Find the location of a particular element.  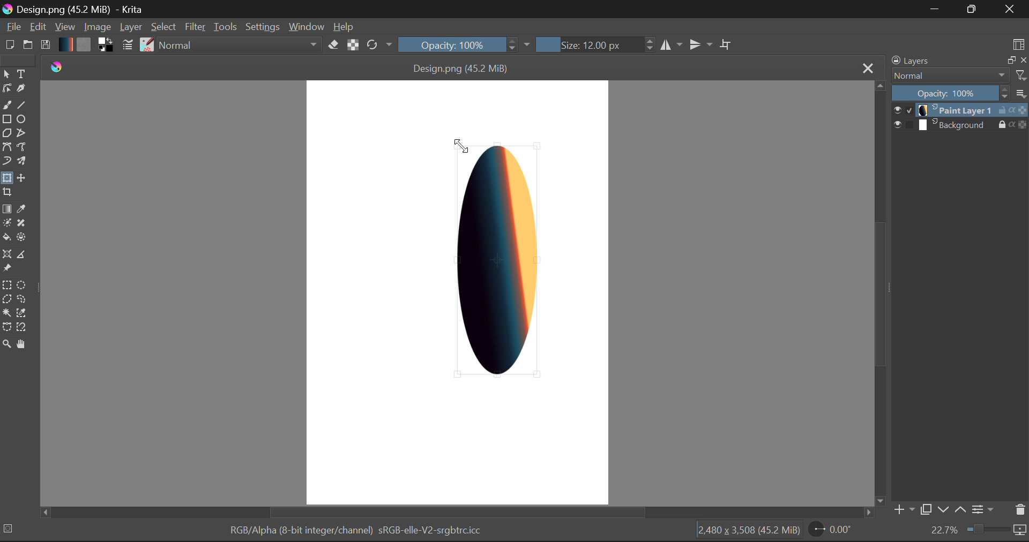

View is located at coordinates (64, 26).